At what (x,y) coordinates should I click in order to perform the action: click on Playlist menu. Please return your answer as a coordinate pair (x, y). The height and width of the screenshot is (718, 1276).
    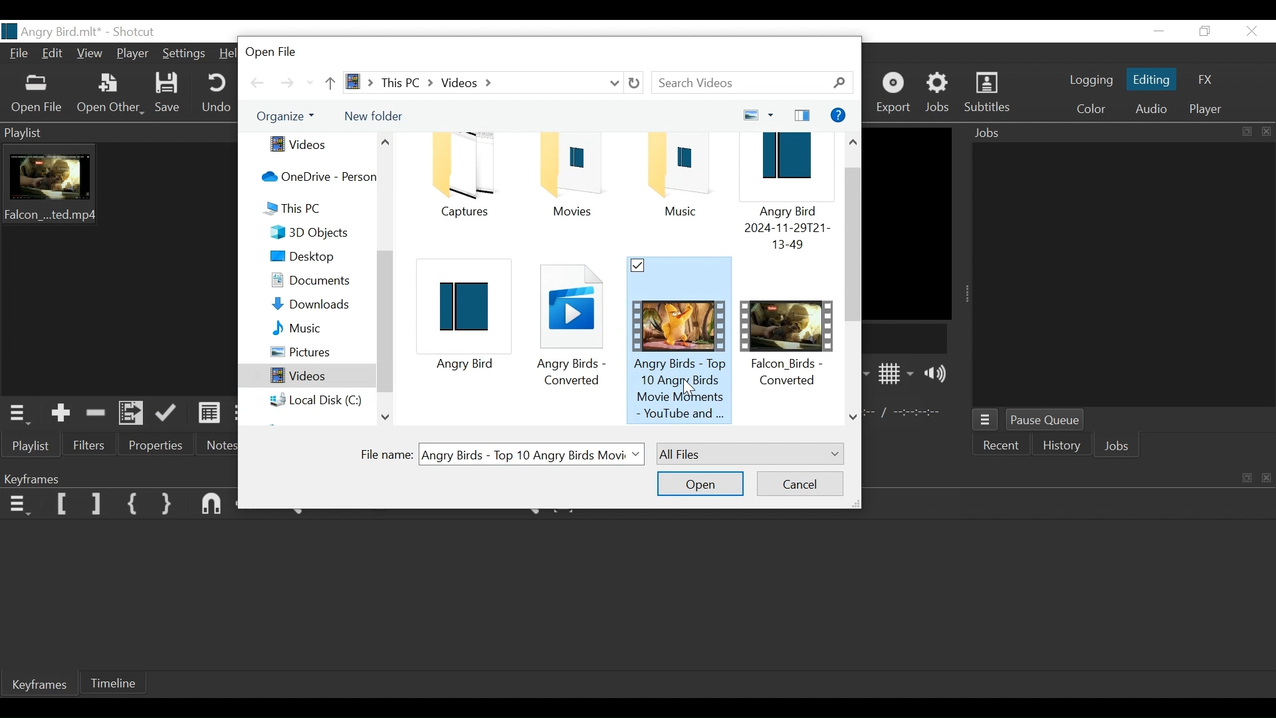
    Looking at the image, I should click on (75, 134).